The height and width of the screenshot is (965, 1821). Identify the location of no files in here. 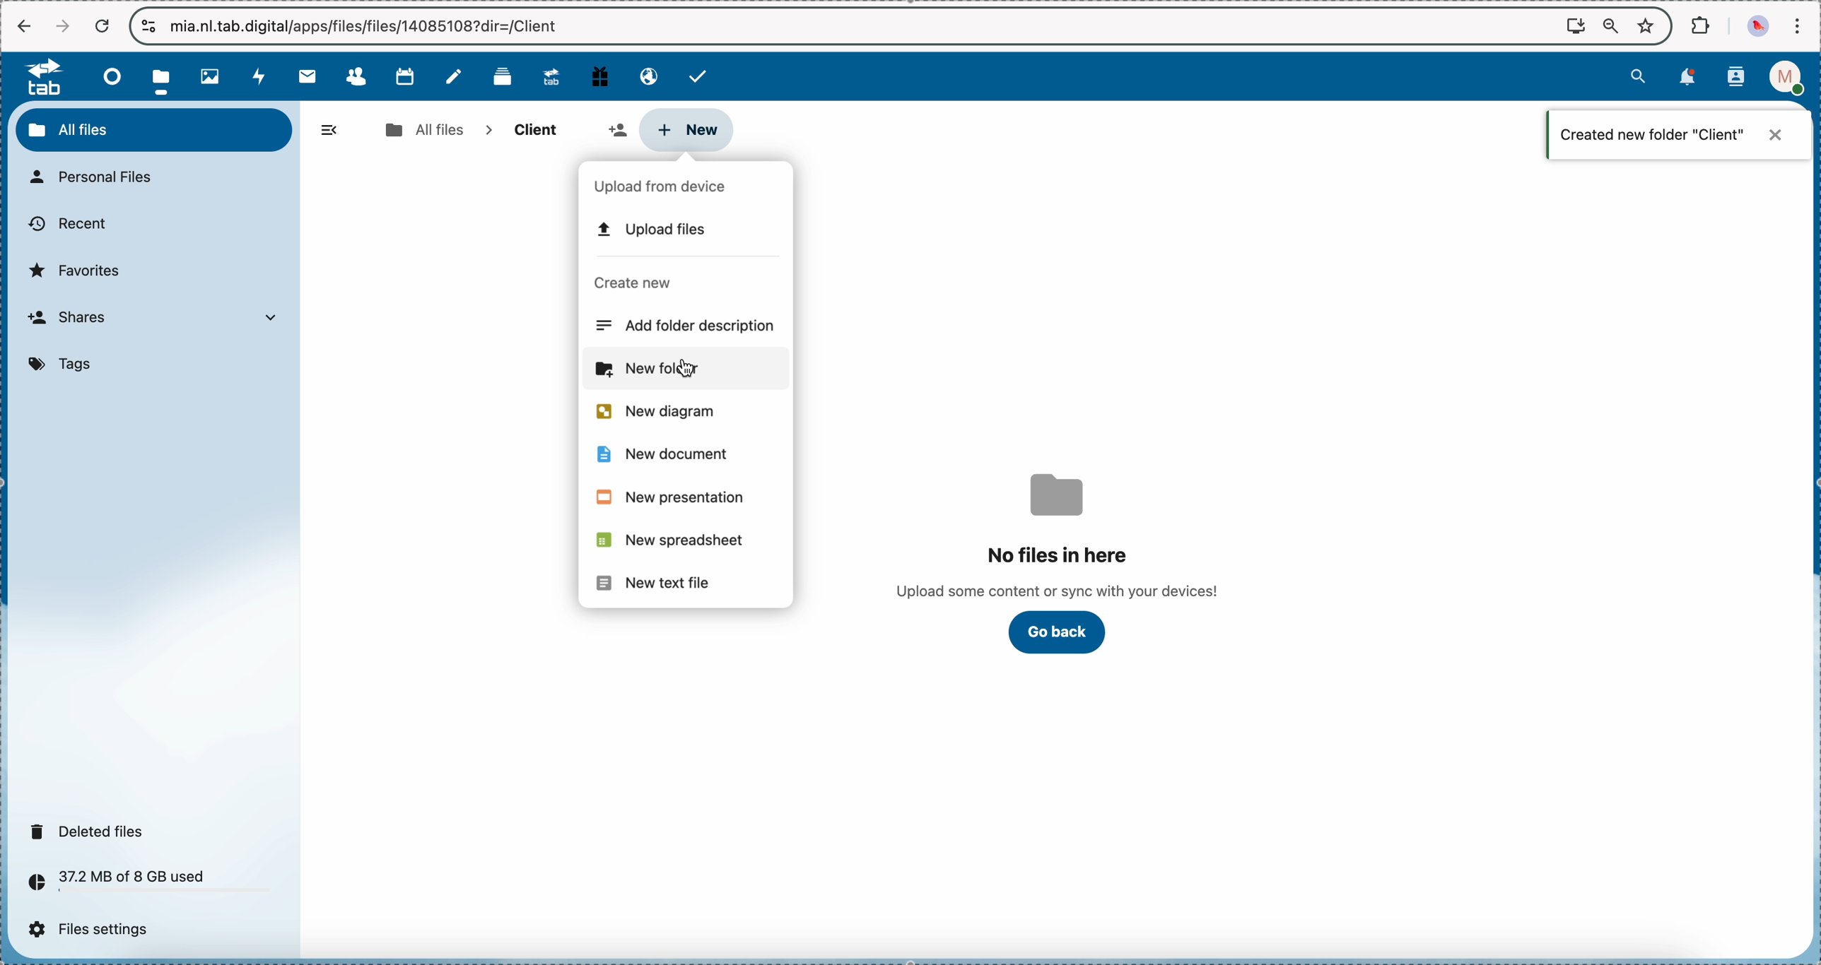
(1060, 535).